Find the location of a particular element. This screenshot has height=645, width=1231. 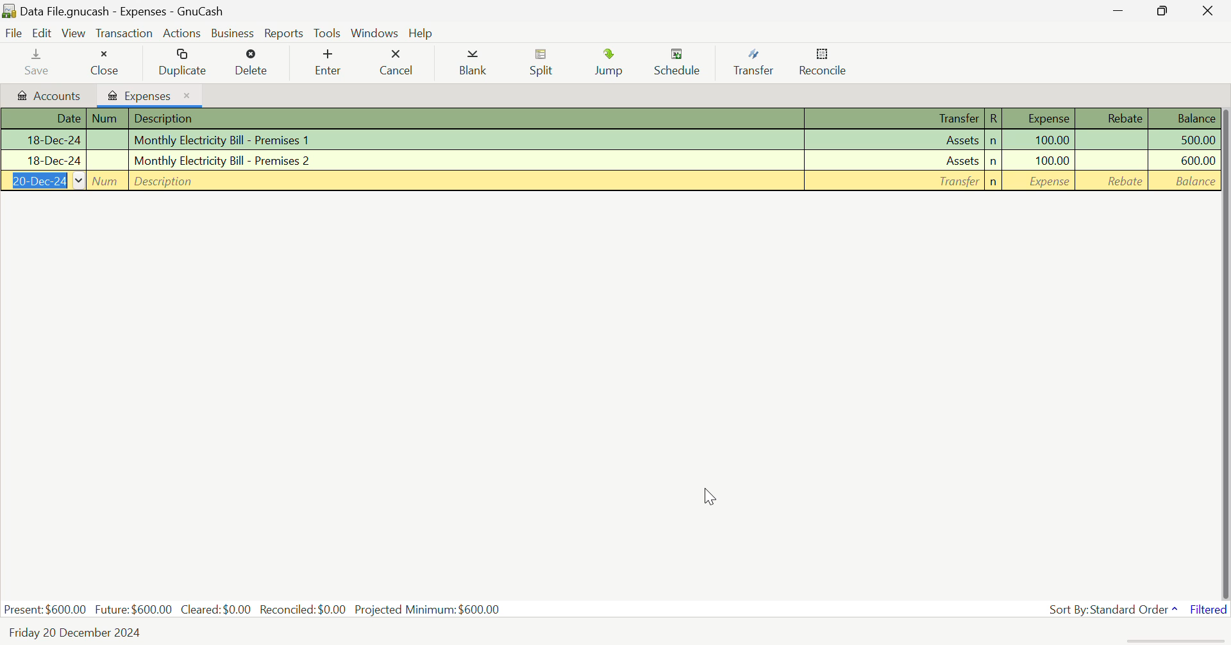

Date is located at coordinates (42, 181).